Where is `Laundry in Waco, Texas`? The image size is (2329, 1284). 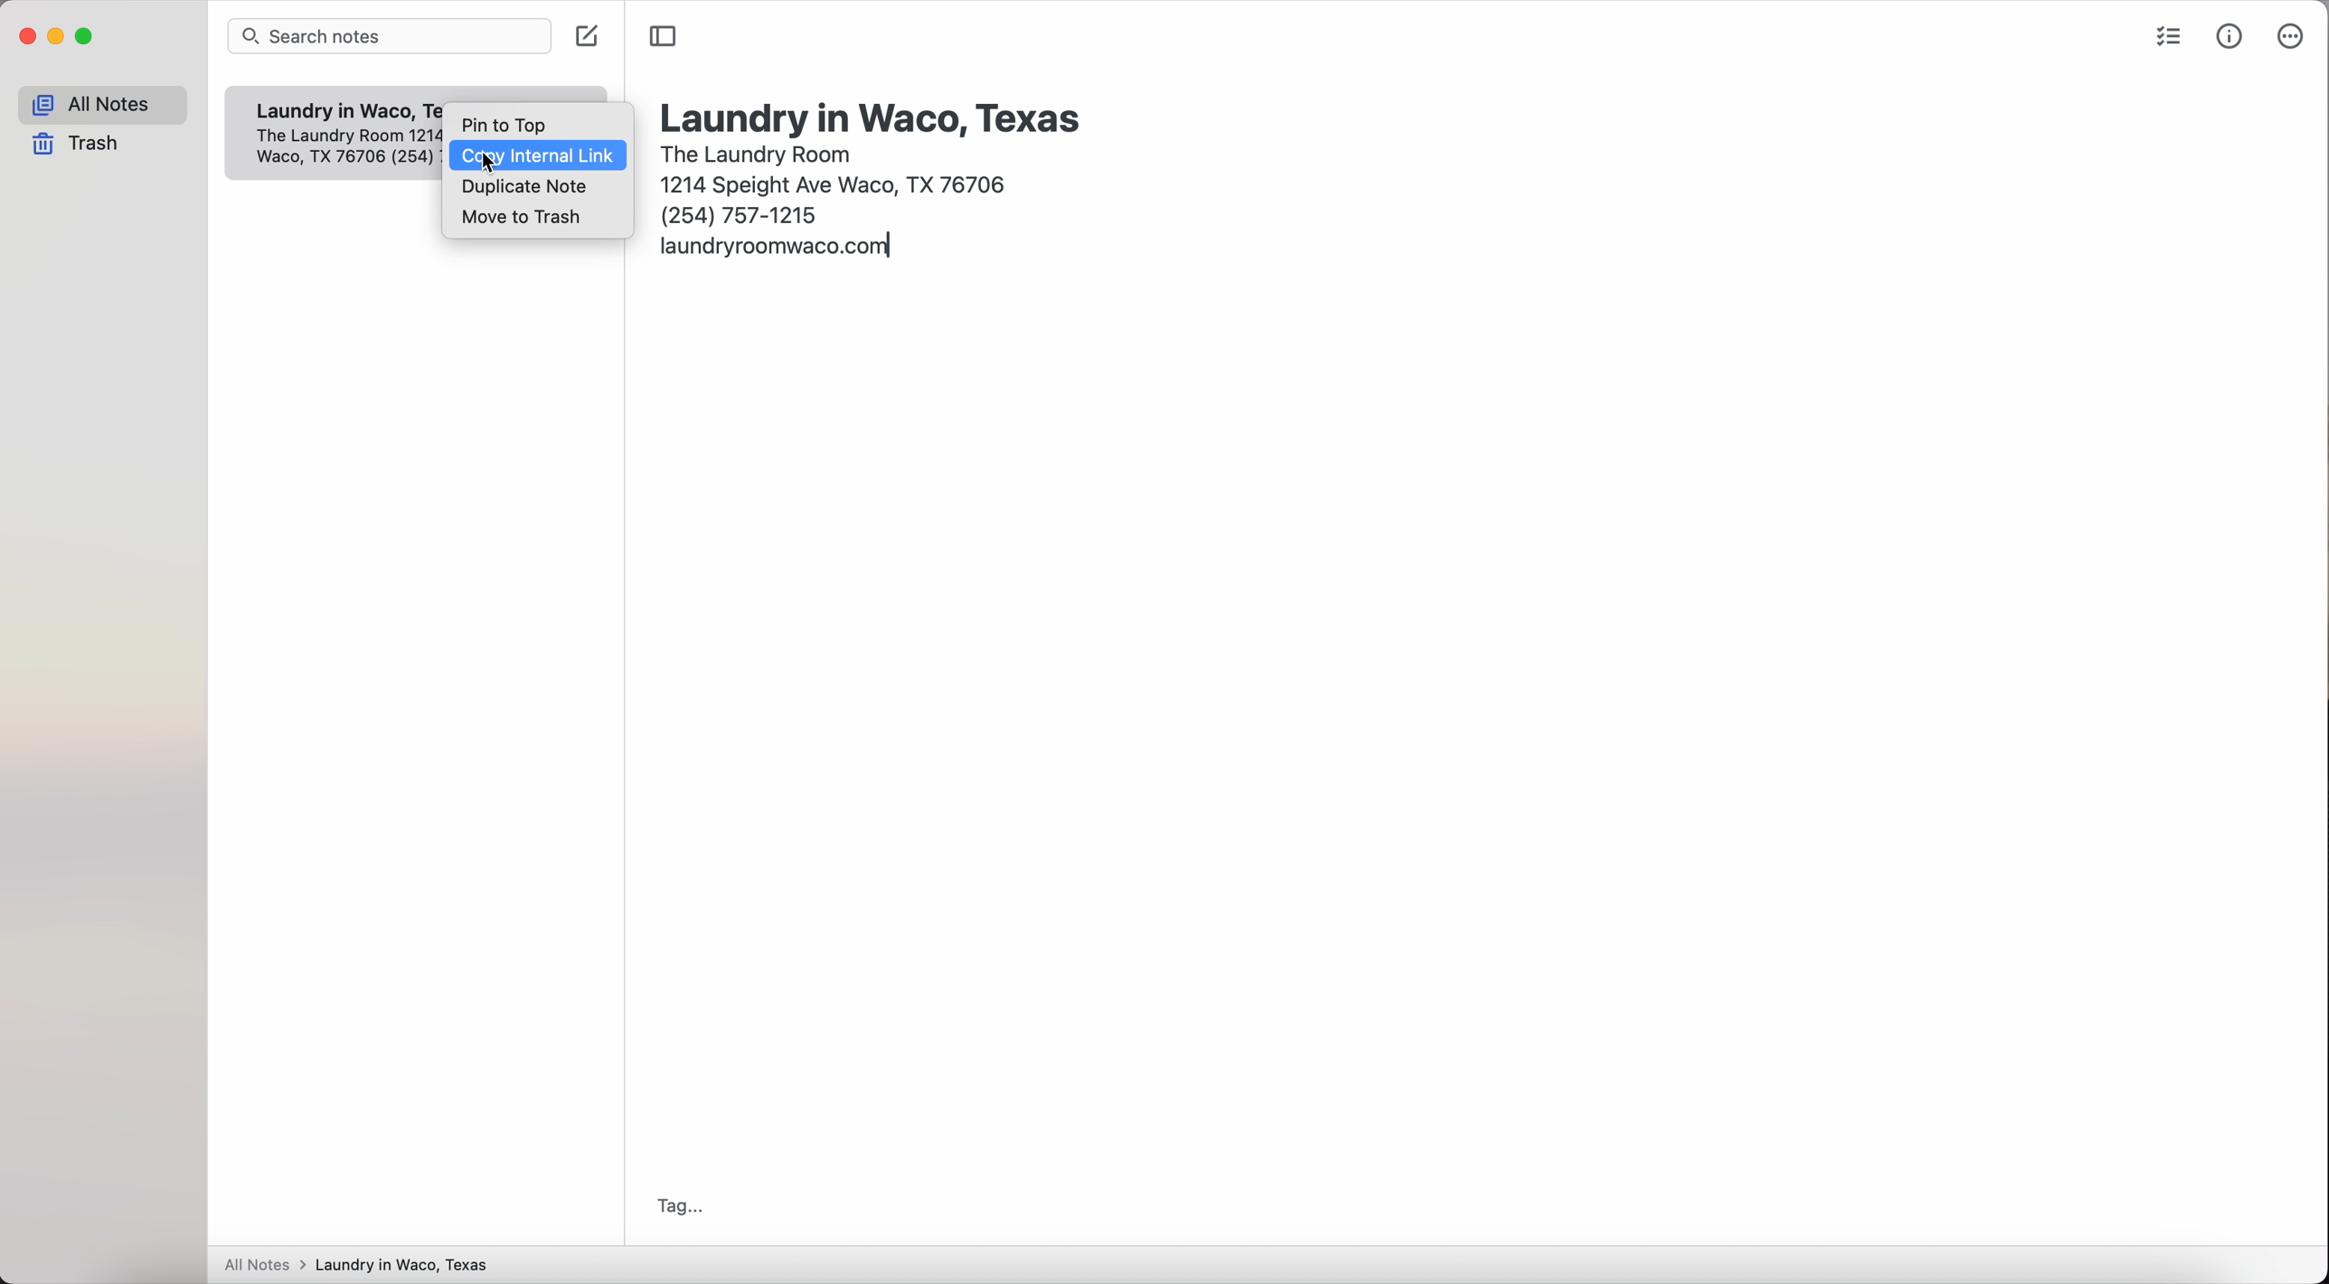
Laundry in Waco, Texas is located at coordinates (341, 112).